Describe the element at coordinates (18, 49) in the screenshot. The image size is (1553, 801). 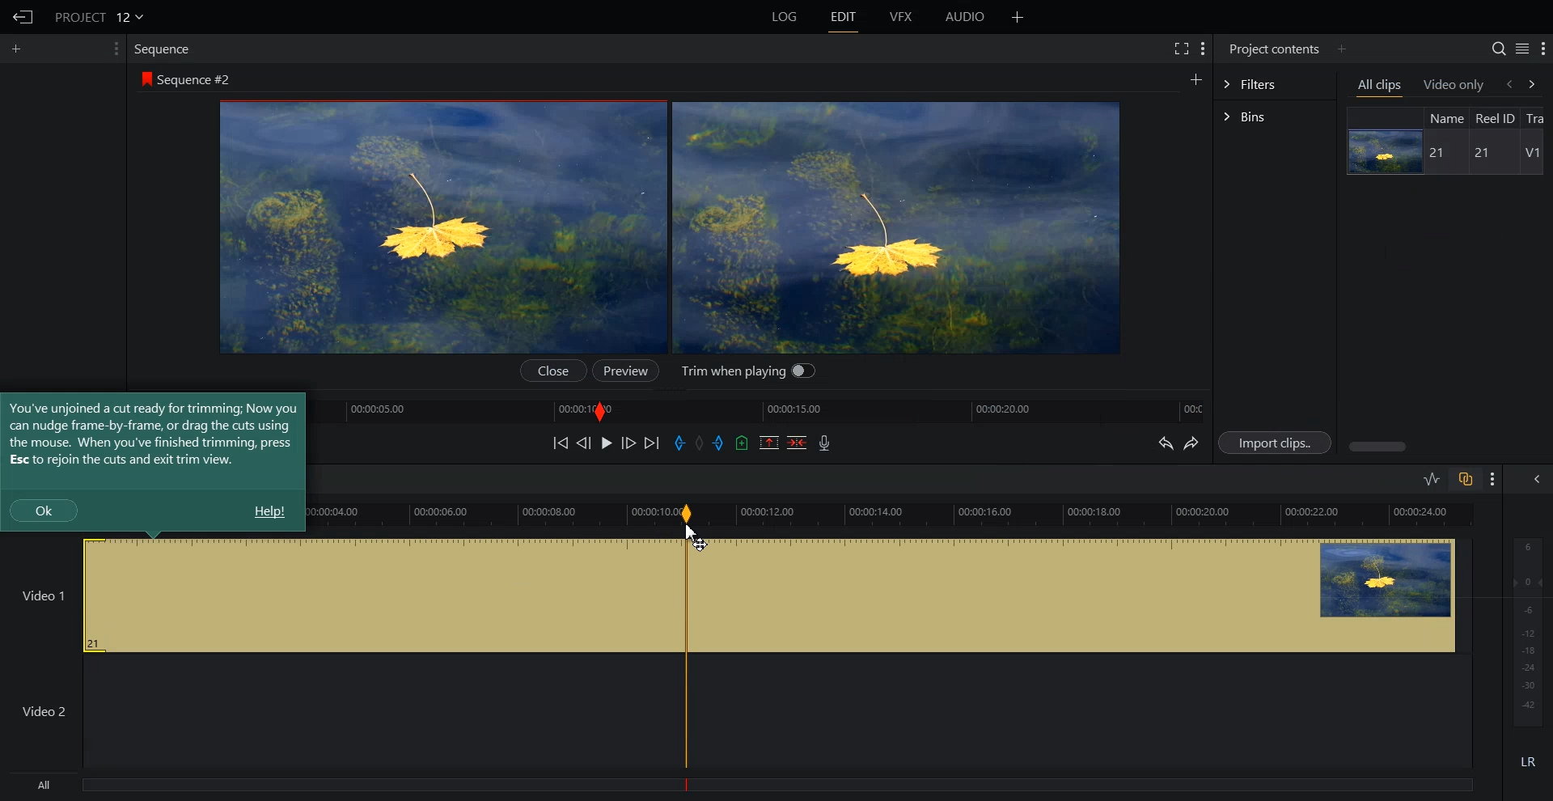
I see `Add Panel` at that location.